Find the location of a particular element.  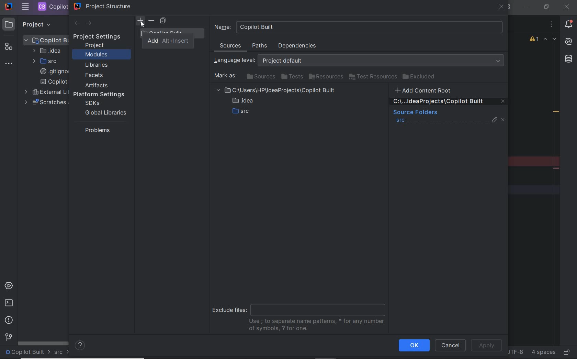

dependencies is located at coordinates (297, 46).